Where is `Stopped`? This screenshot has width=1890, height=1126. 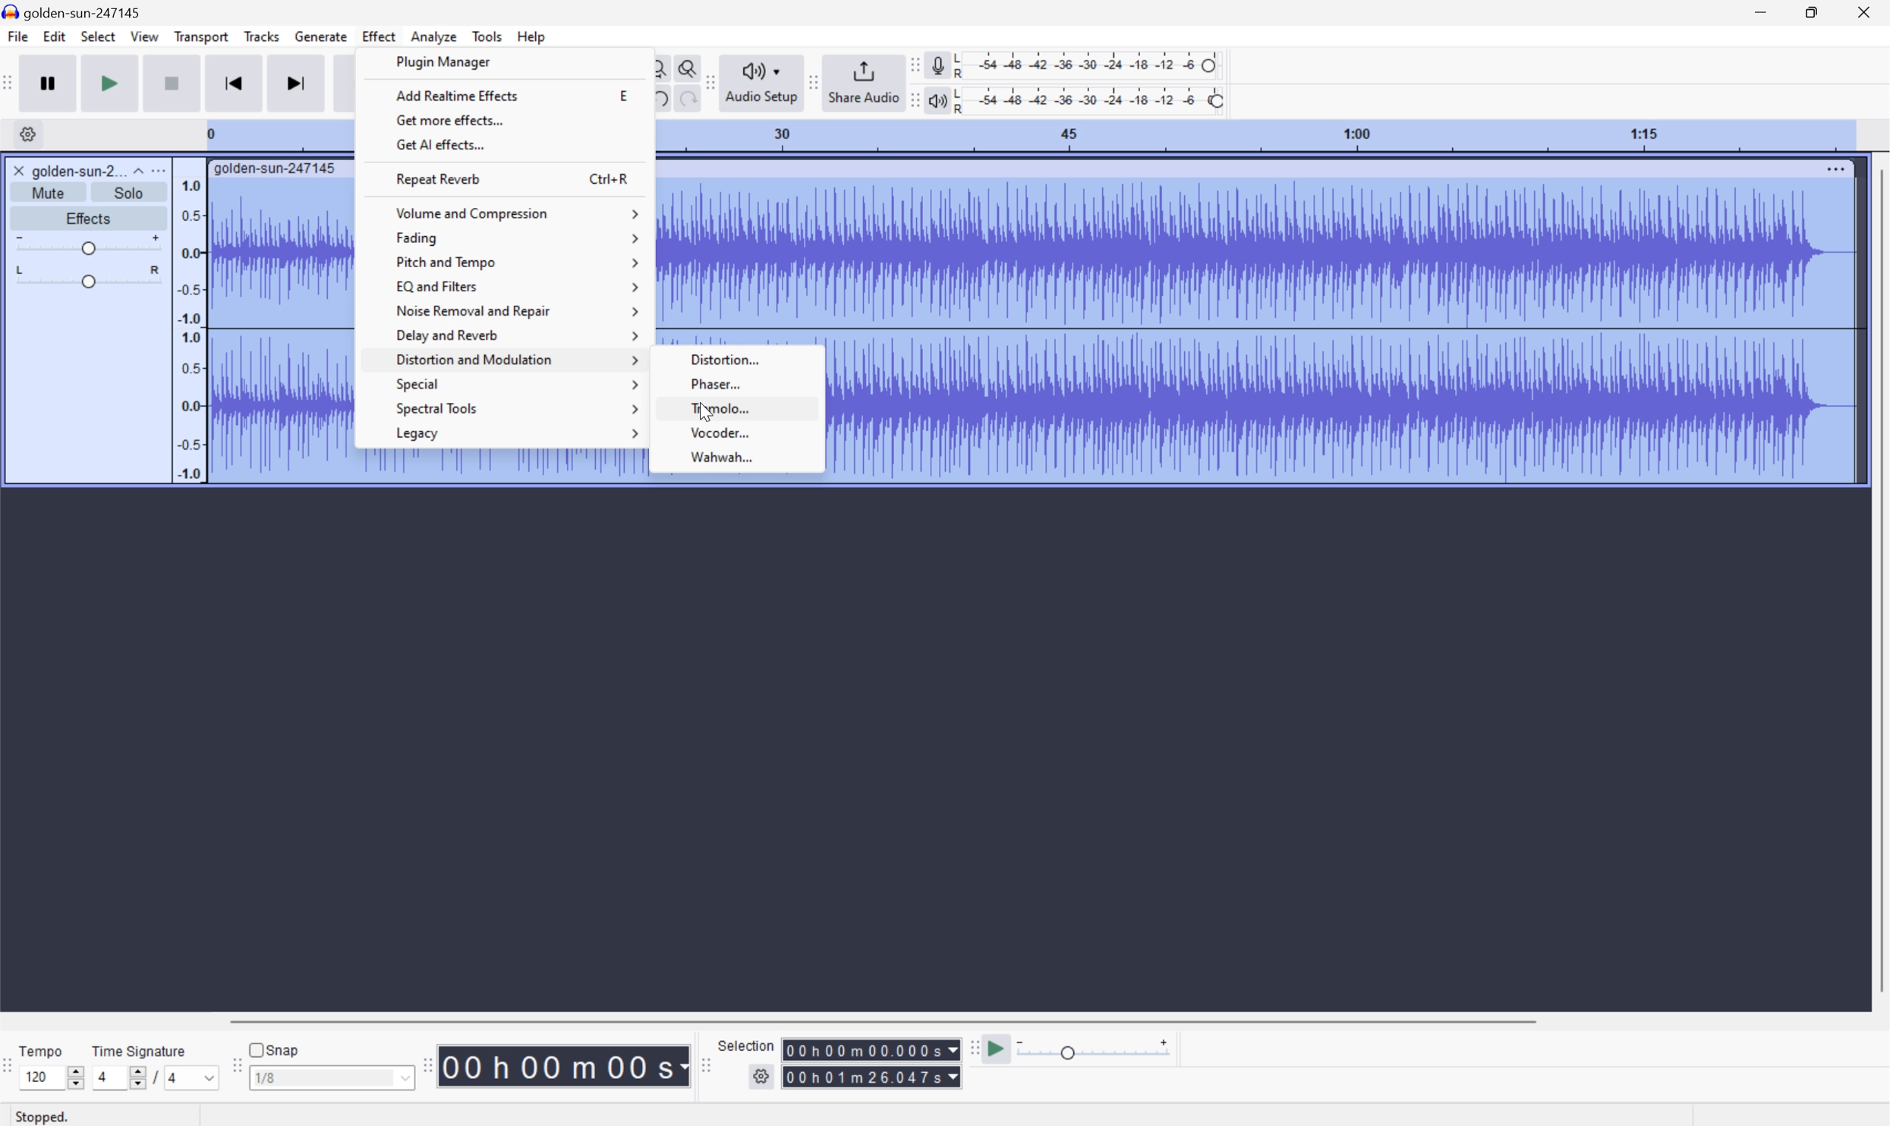
Stopped is located at coordinates (43, 1117).